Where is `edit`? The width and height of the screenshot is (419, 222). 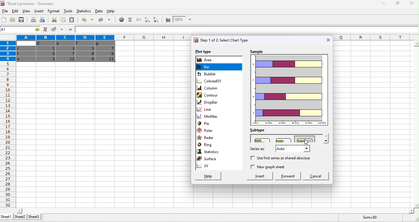 edit is located at coordinates (16, 11).